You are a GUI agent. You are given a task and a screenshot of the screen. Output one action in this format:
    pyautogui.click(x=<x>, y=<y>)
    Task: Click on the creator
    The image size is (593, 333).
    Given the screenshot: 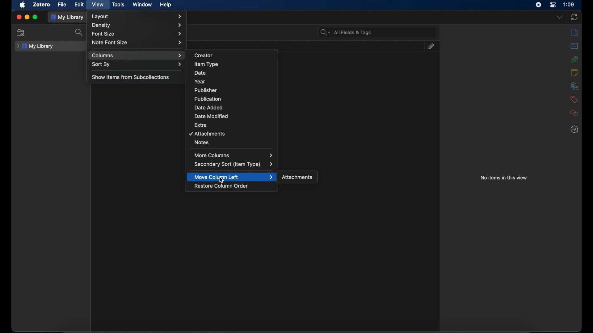 What is the action you would take?
    pyautogui.click(x=204, y=55)
    